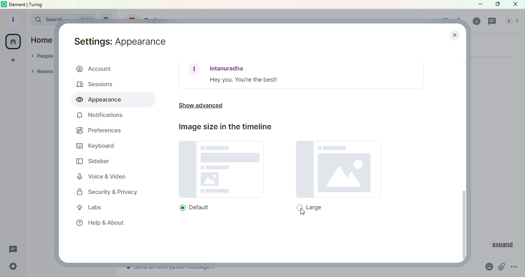 The image size is (525, 277). Describe the element at coordinates (100, 117) in the screenshot. I see `Notifications` at that location.